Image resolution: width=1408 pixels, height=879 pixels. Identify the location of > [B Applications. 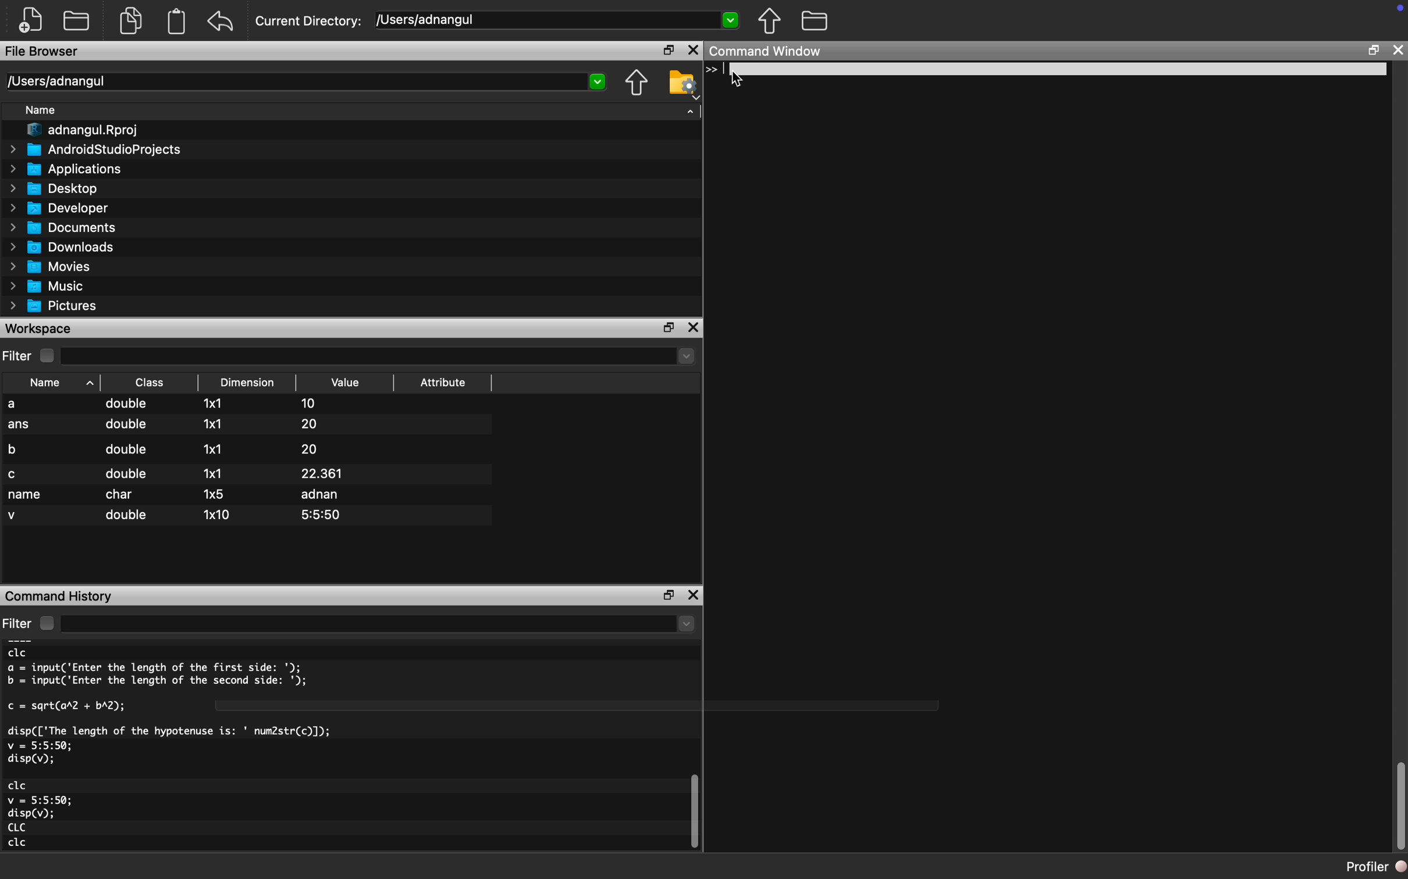
(66, 169).